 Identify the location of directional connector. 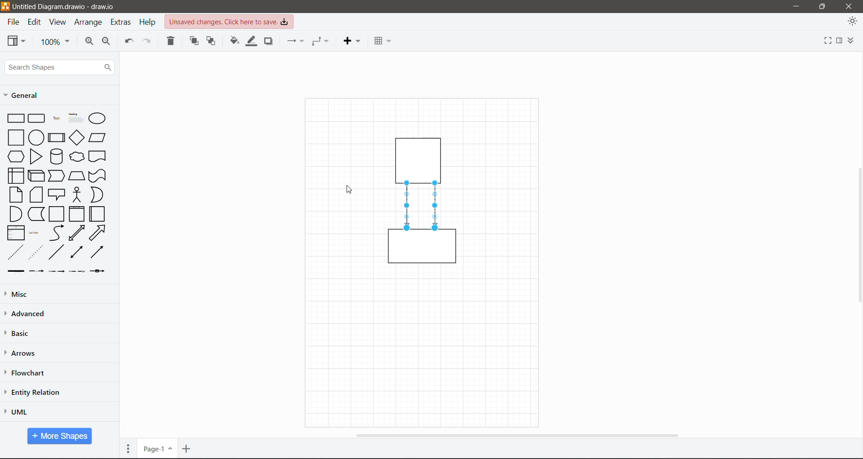
(97, 252).